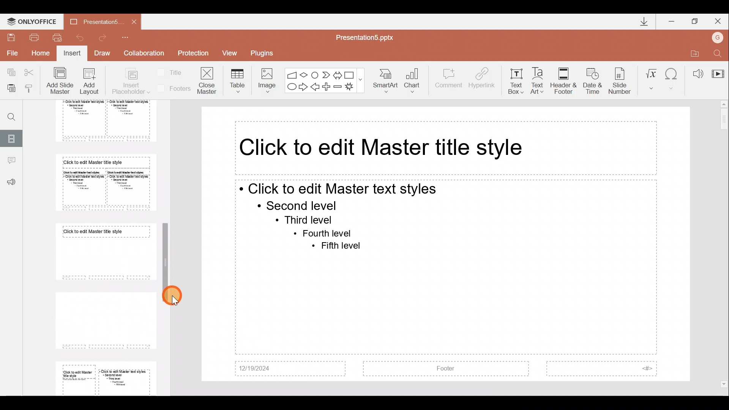 Image resolution: width=729 pixels, height=410 pixels. Describe the element at coordinates (35, 37) in the screenshot. I see `Print file` at that location.